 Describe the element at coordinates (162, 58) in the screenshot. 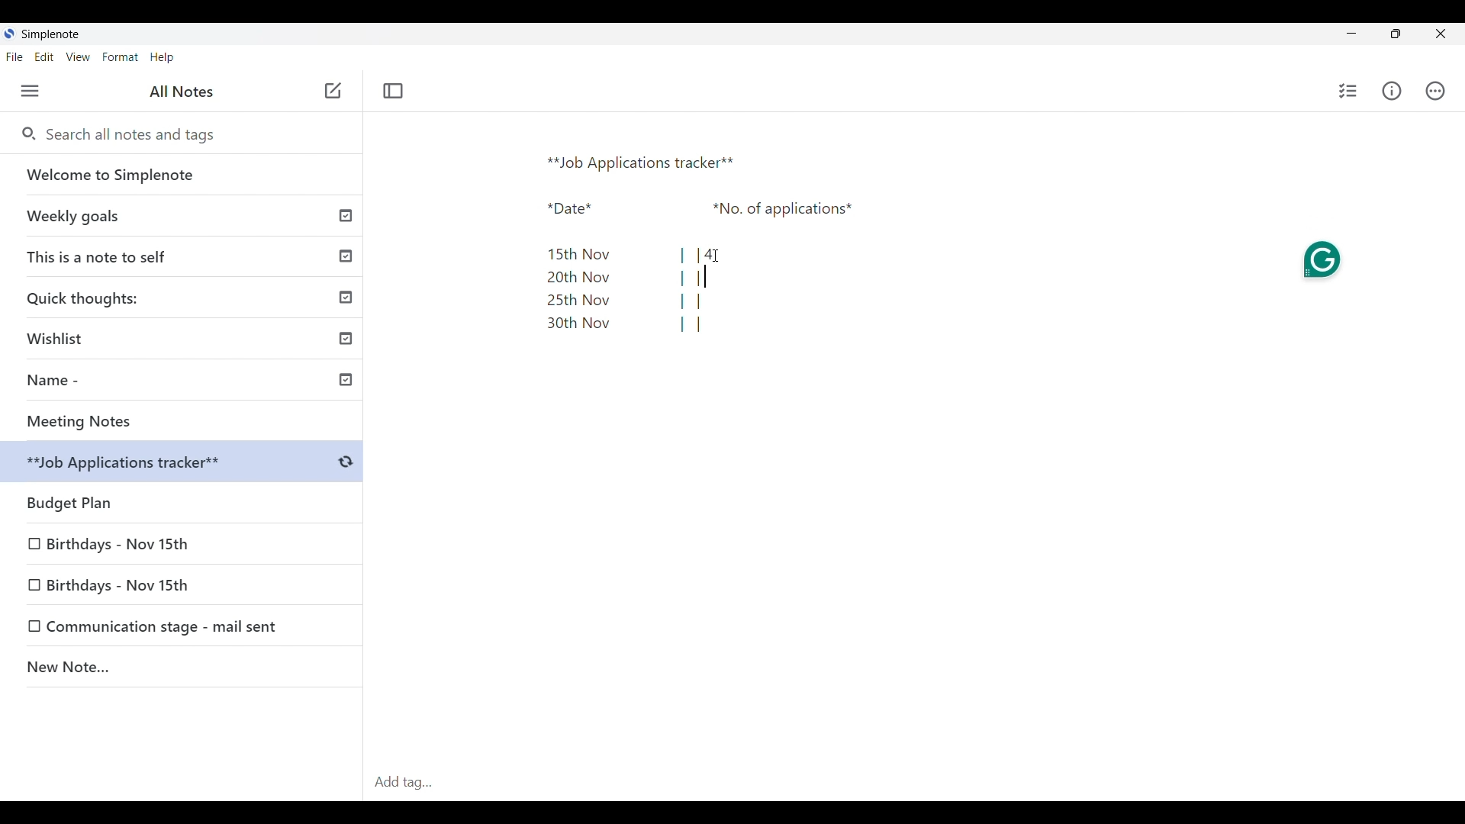

I see `Help` at that location.